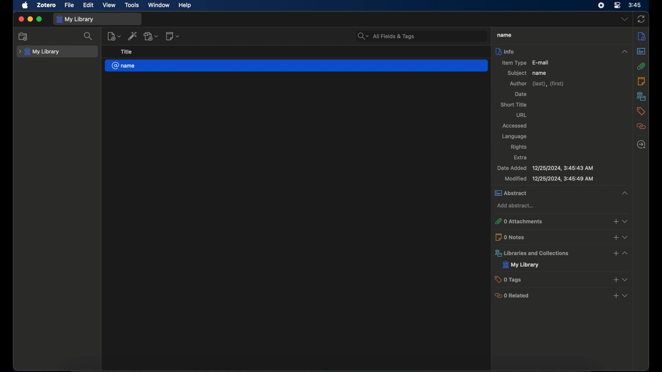 The image size is (662, 372). I want to click on dropdown, so click(624, 19).